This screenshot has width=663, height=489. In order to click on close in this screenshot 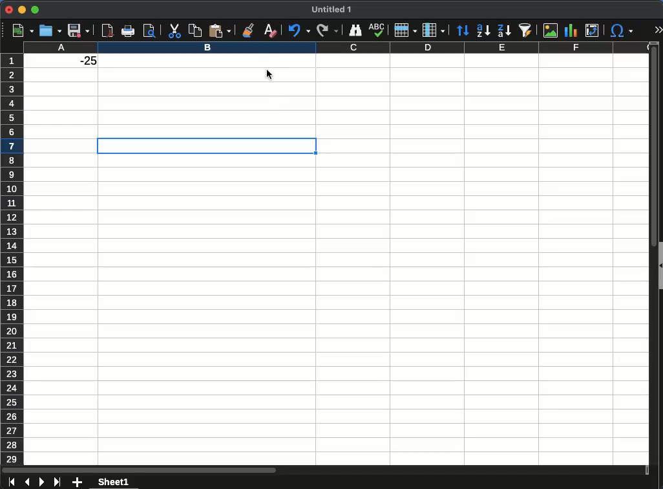, I will do `click(7, 10)`.